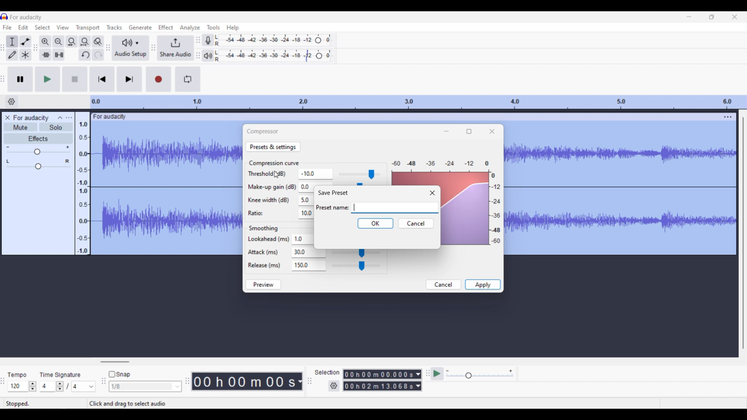 The image size is (747, 420). What do you see at coordinates (356, 253) in the screenshot?
I see `Attack slider` at bounding box center [356, 253].